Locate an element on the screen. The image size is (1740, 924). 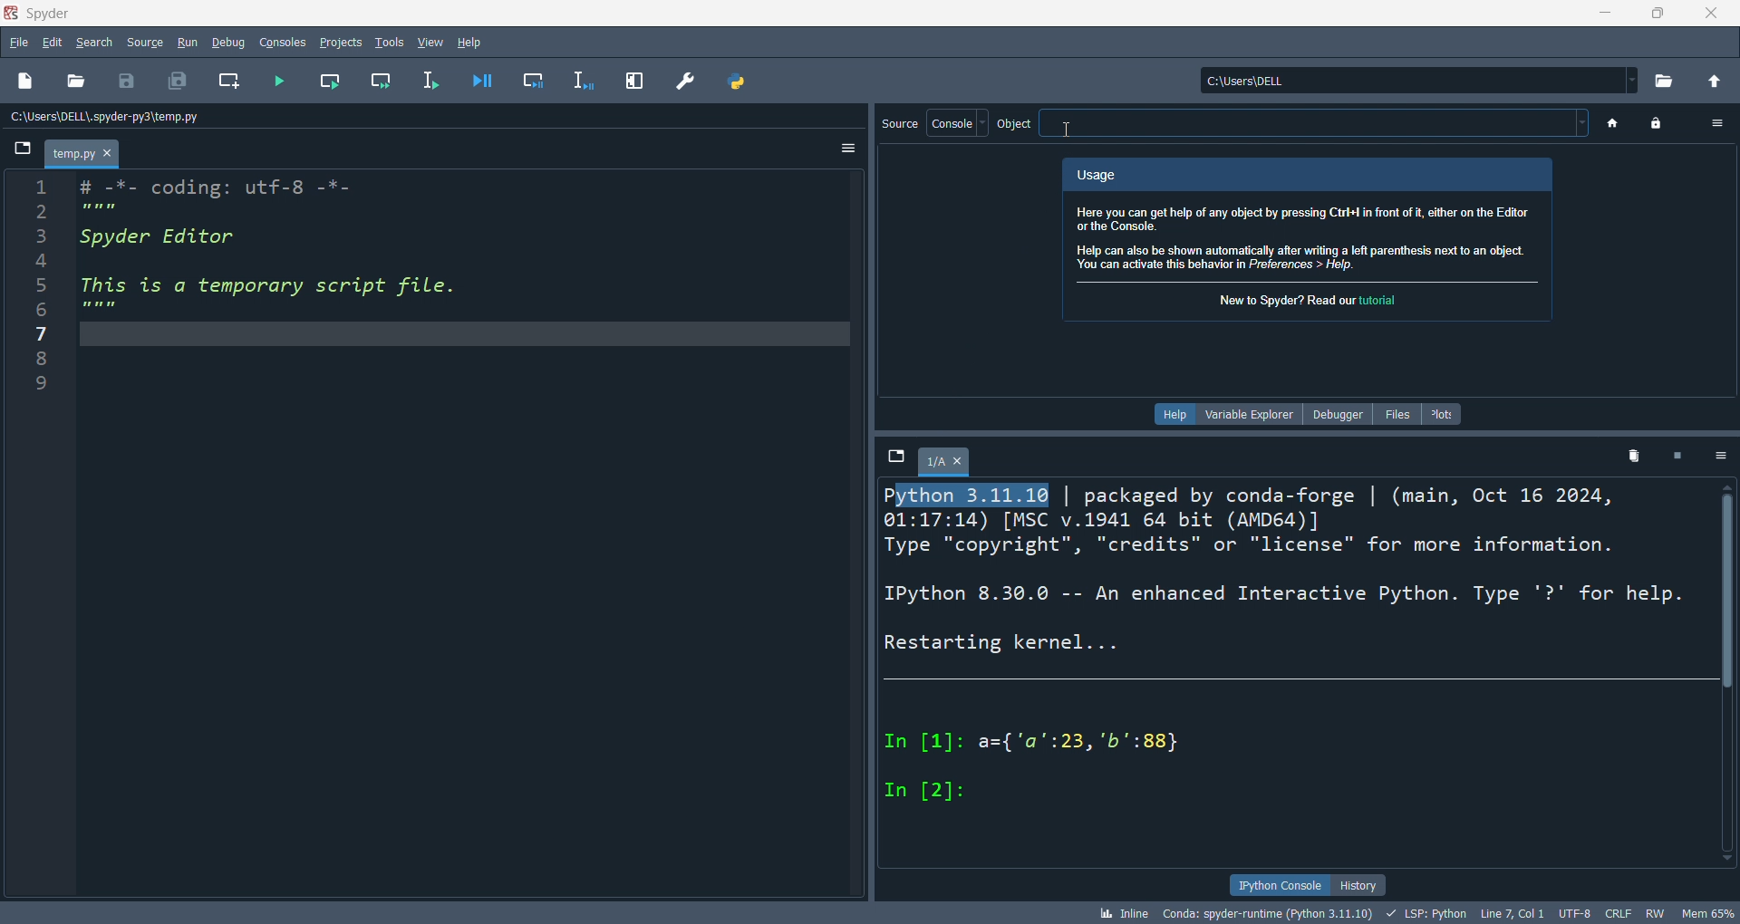
consoles is located at coordinates (282, 42).